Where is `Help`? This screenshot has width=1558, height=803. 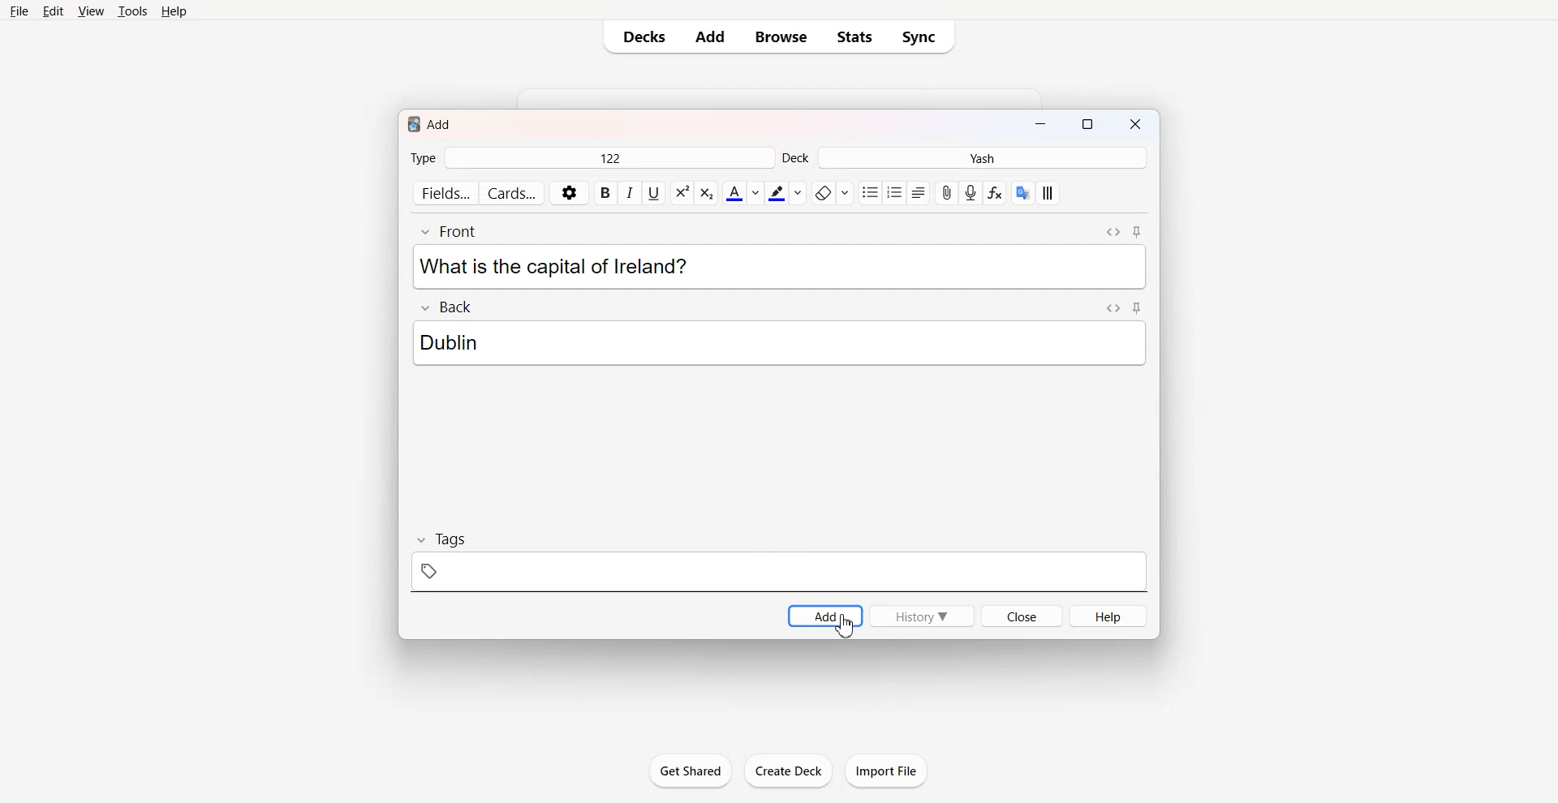
Help is located at coordinates (1108, 616).